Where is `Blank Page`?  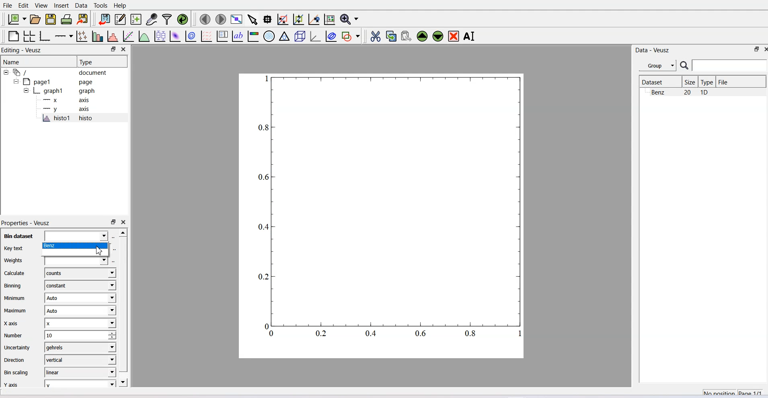
Blank Page is located at coordinates (13, 36).